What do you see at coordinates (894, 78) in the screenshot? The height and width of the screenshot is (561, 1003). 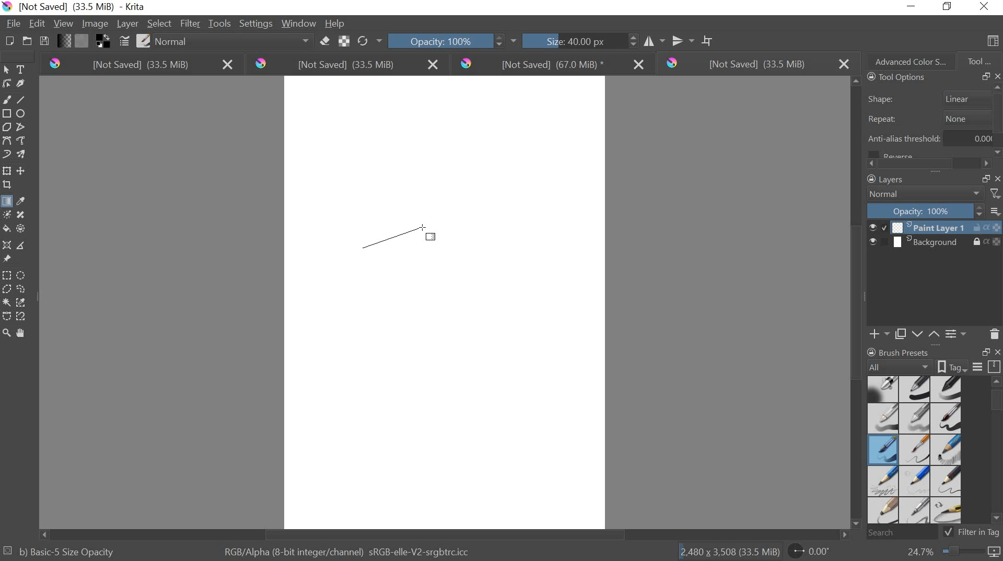 I see `TOOLS OPTIONS` at bounding box center [894, 78].